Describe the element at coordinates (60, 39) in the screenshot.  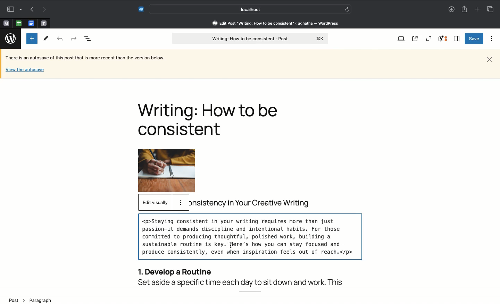
I see `Undo` at that location.